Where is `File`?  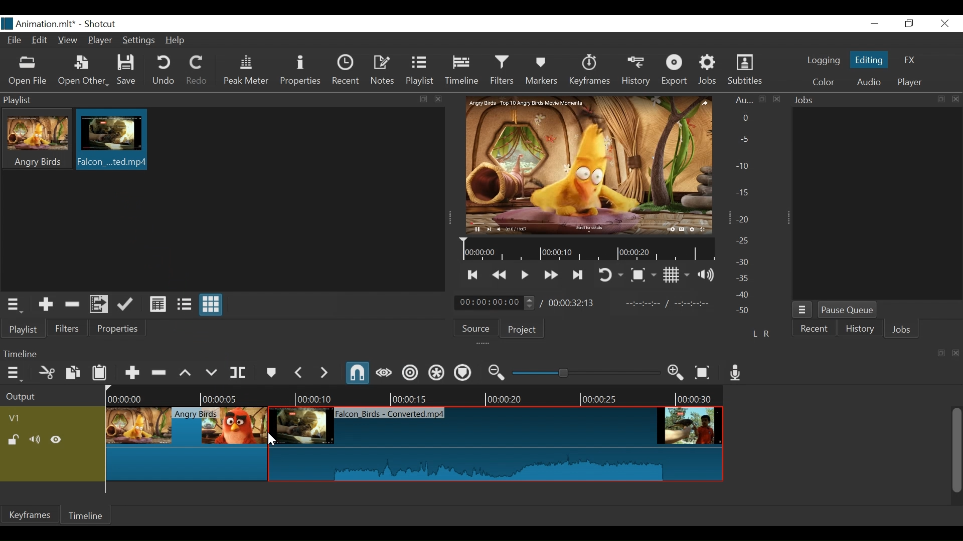 File is located at coordinates (14, 40).